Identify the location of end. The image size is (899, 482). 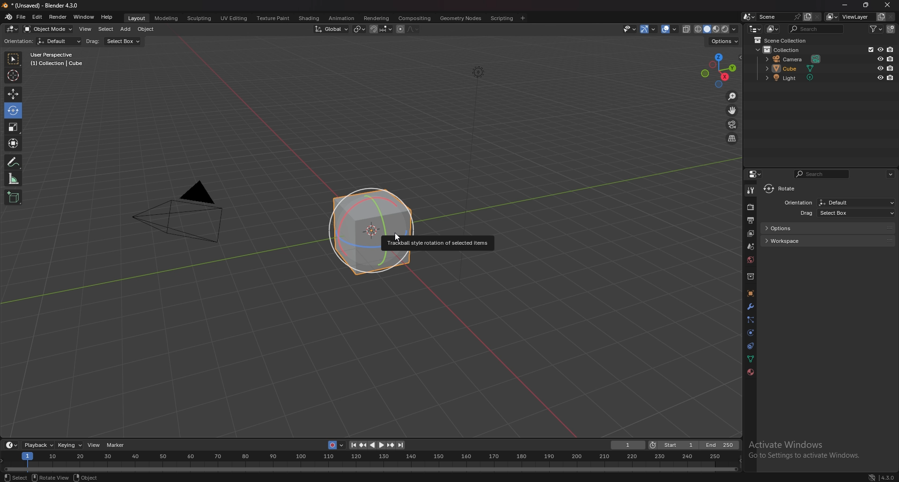
(721, 445).